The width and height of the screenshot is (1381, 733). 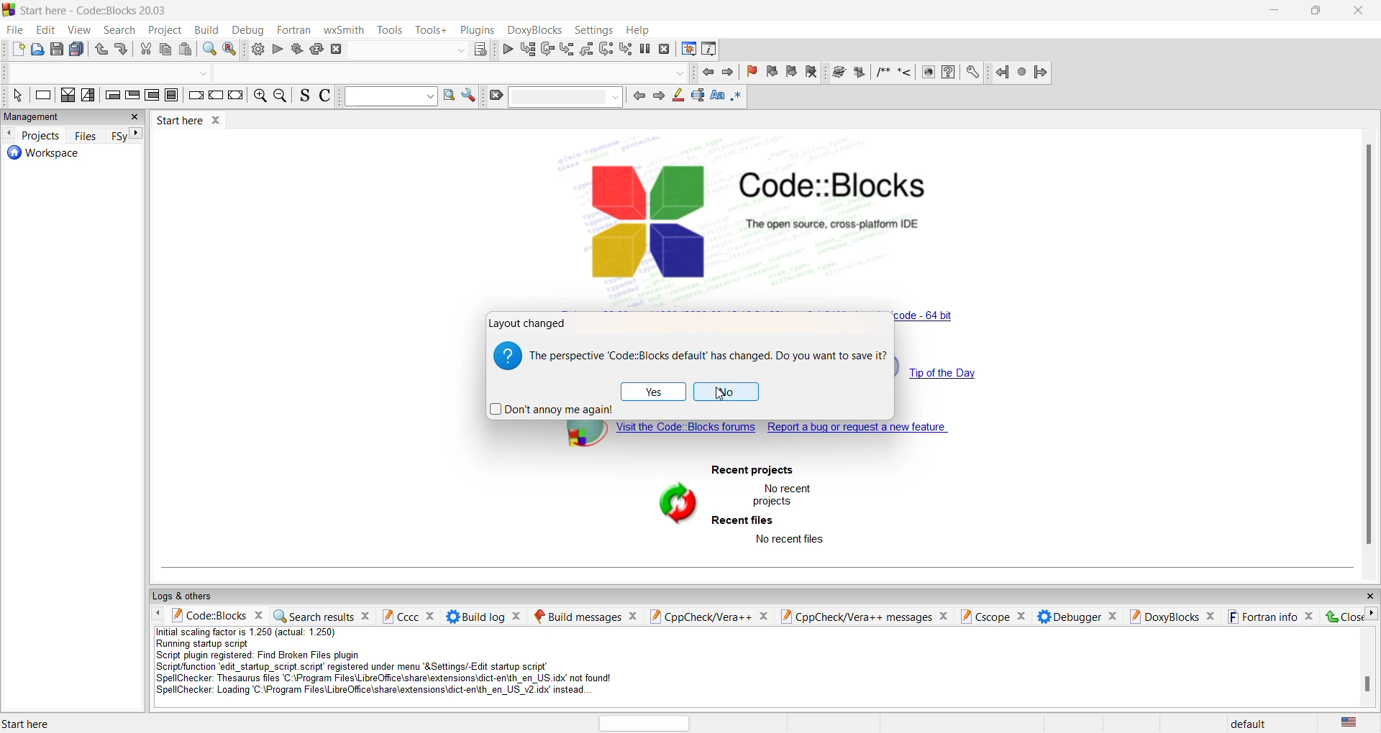 I want to click on search result pane, so click(x=323, y=614).